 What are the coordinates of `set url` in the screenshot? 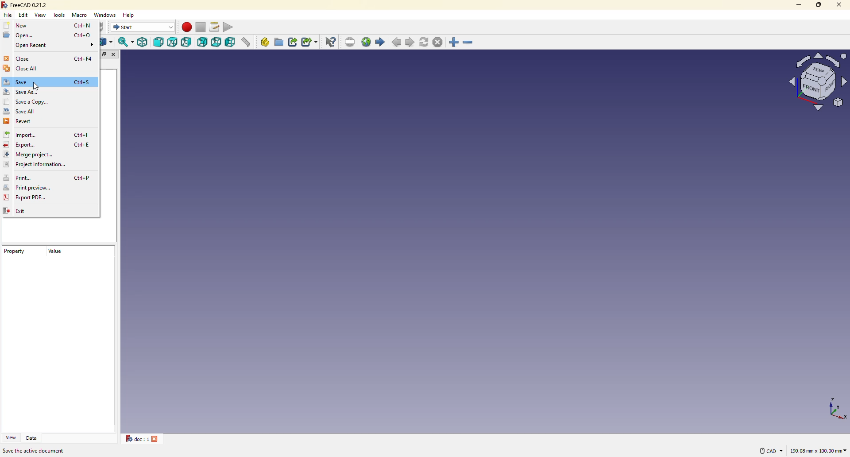 It's located at (351, 42).